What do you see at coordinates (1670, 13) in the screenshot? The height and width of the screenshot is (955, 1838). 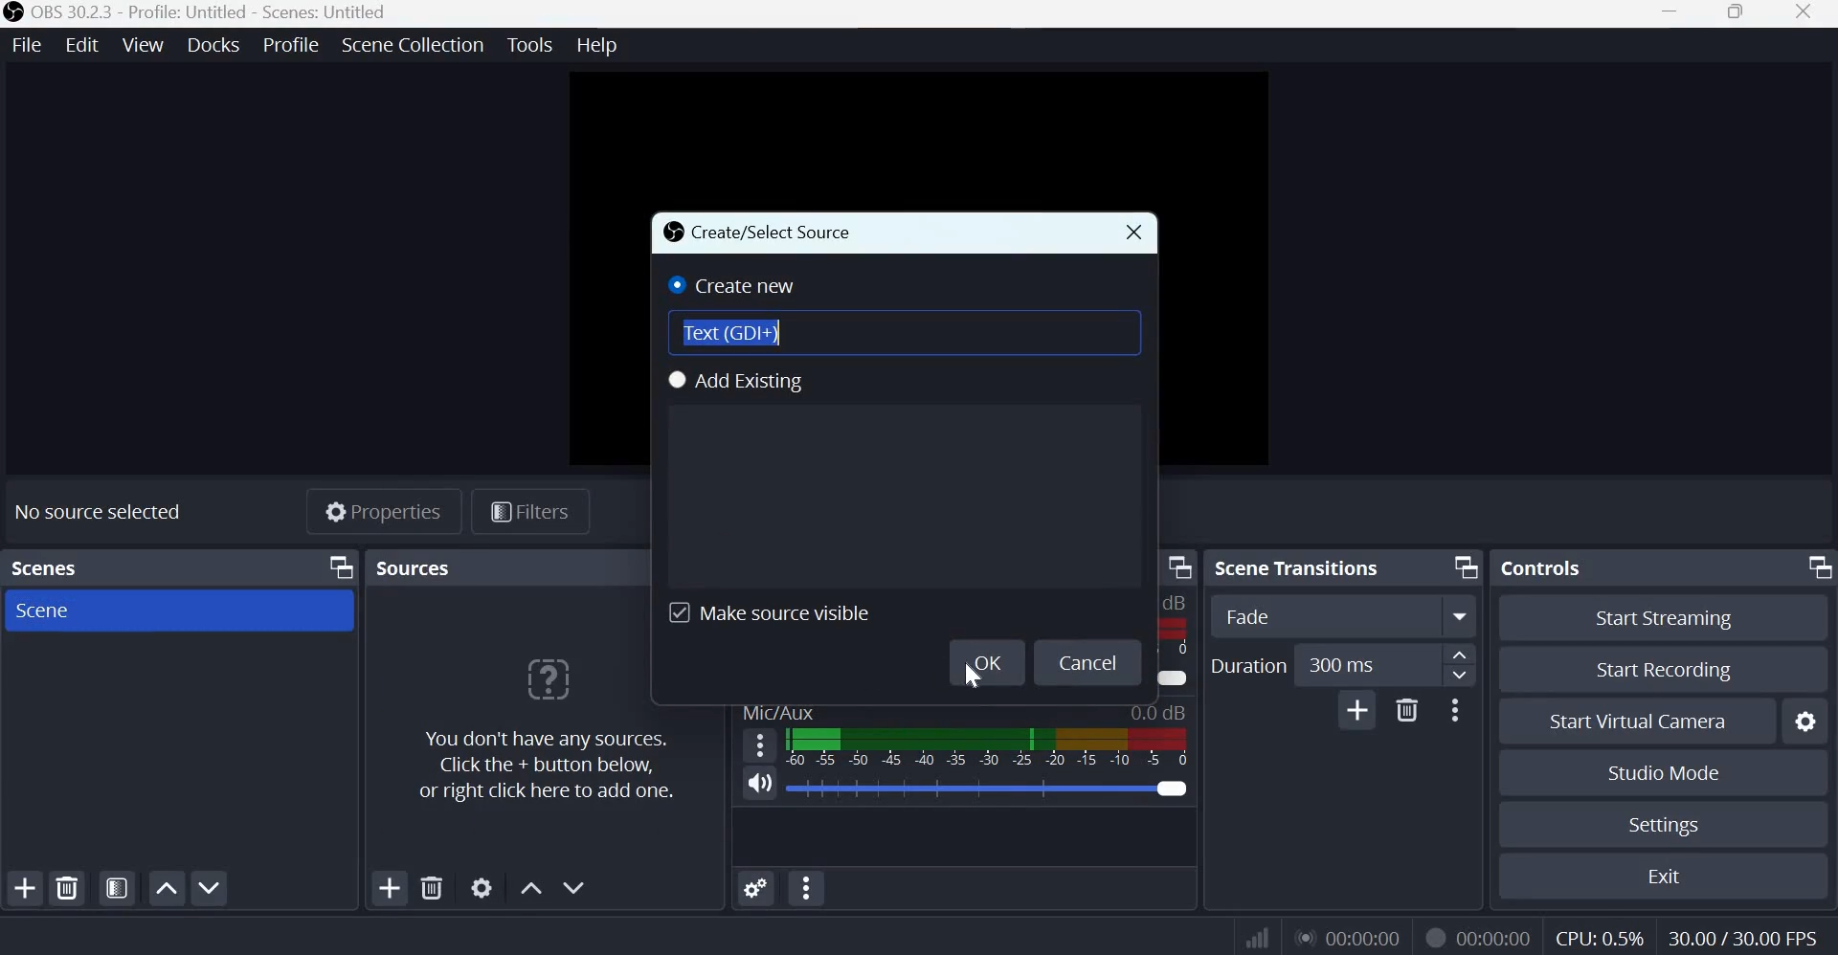 I see `Minimize` at bounding box center [1670, 13].